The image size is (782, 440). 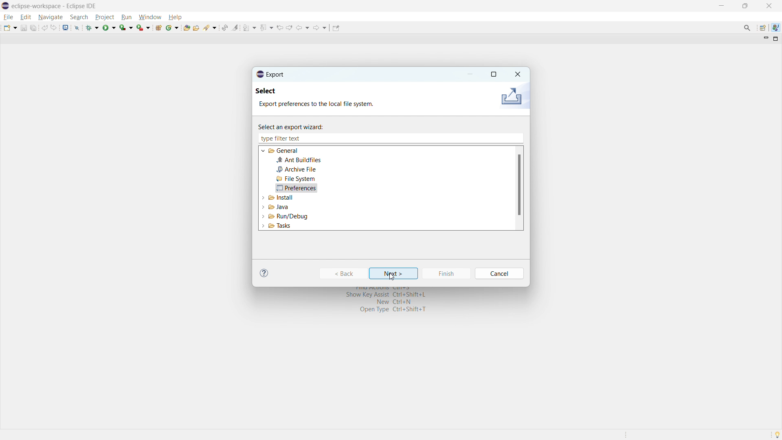 What do you see at coordinates (267, 27) in the screenshot?
I see `previous annotation` at bounding box center [267, 27].